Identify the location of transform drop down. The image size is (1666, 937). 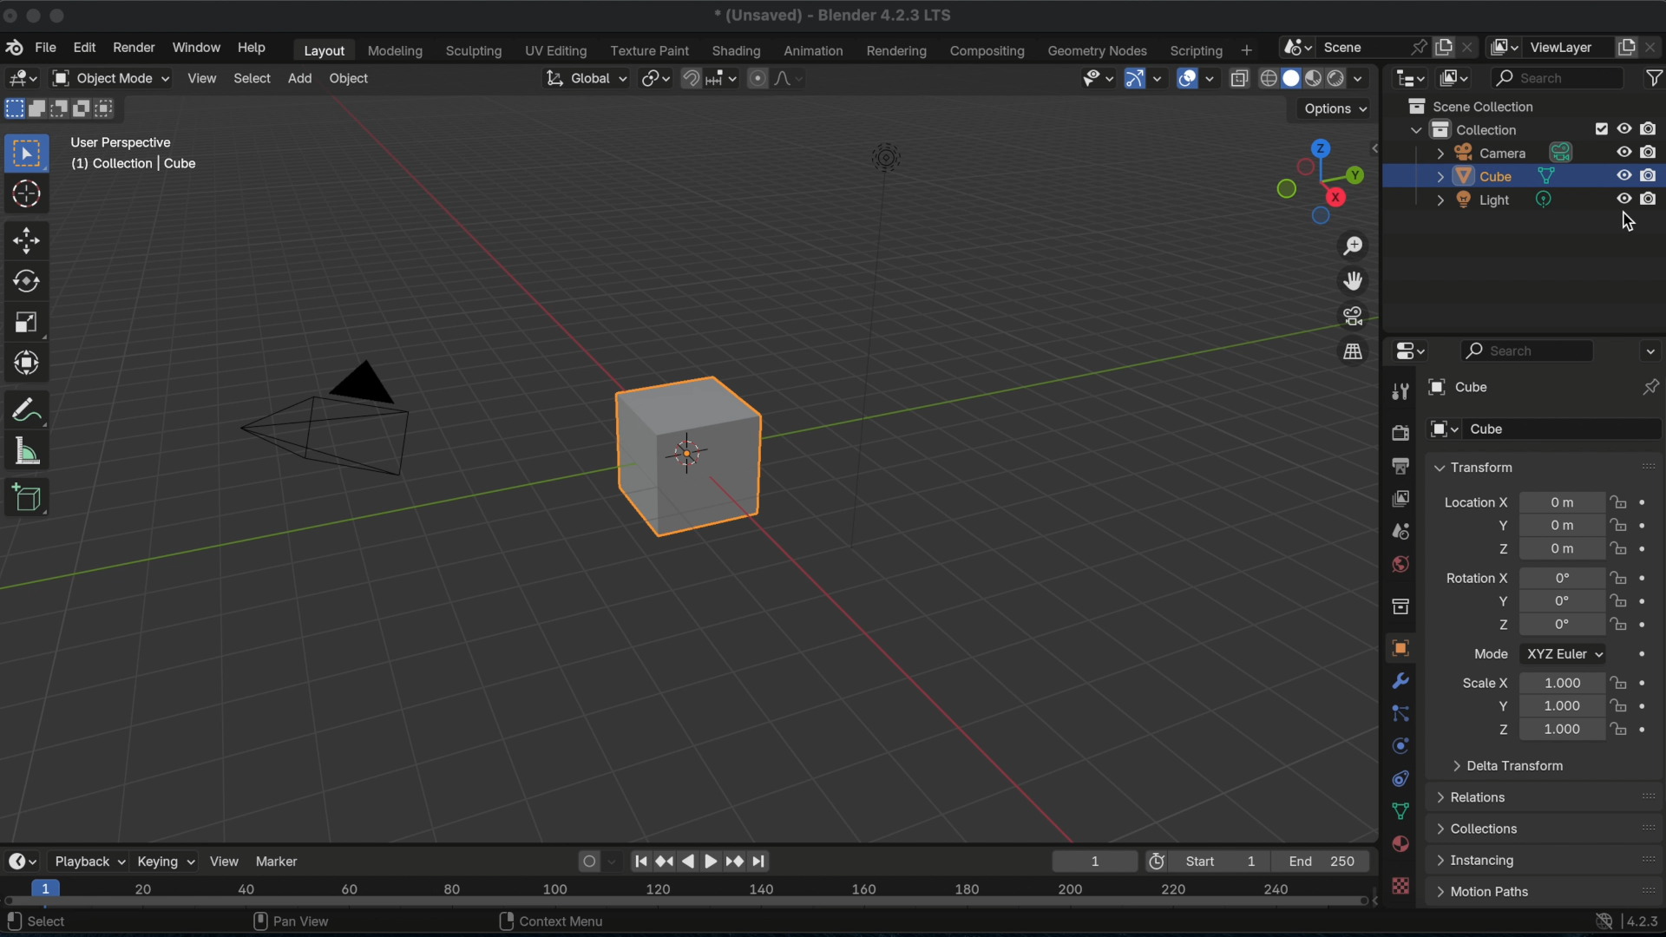
(1473, 467).